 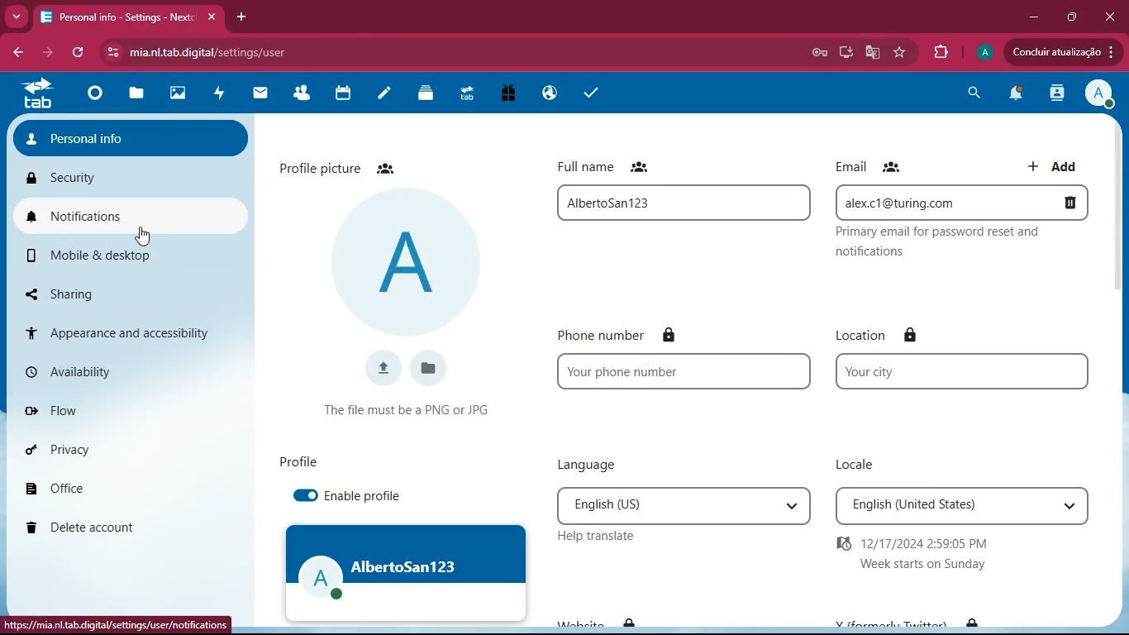 What do you see at coordinates (242, 16) in the screenshot?
I see `add tab` at bounding box center [242, 16].